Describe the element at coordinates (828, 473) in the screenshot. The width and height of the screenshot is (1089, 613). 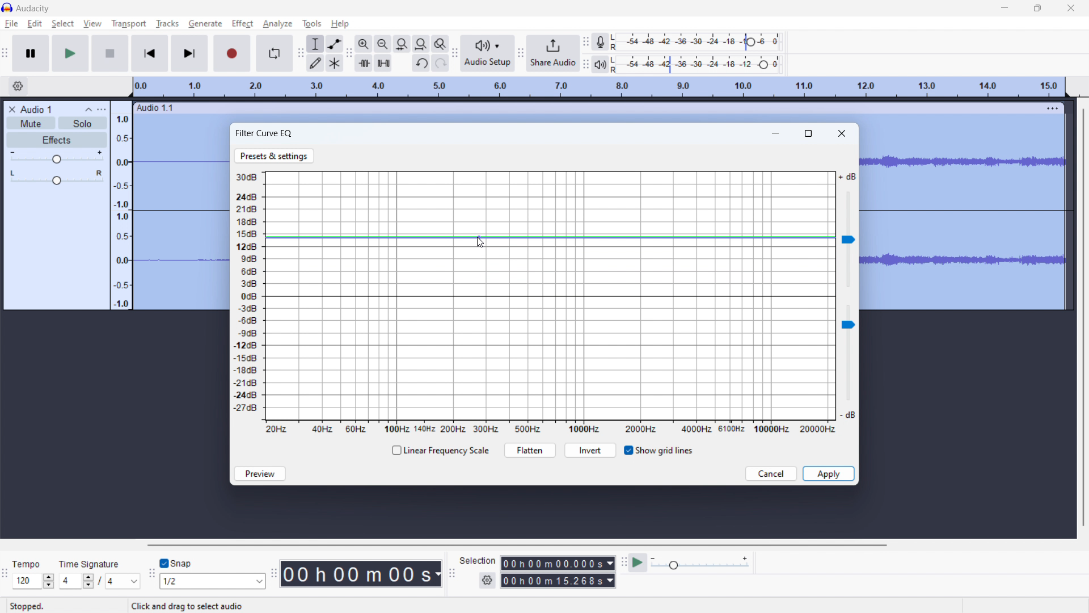
I see `apply` at that location.